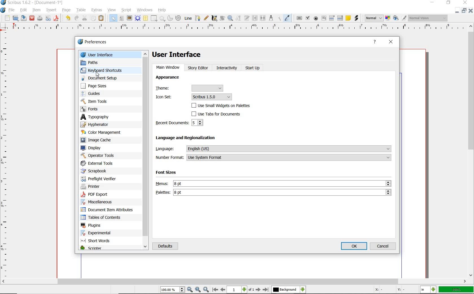 The height and width of the screenshot is (294, 474). What do you see at coordinates (93, 187) in the screenshot?
I see `printer` at bounding box center [93, 187].